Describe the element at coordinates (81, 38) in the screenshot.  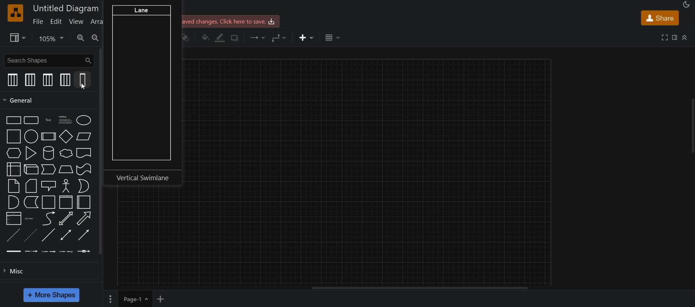
I see `zoom in` at that location.